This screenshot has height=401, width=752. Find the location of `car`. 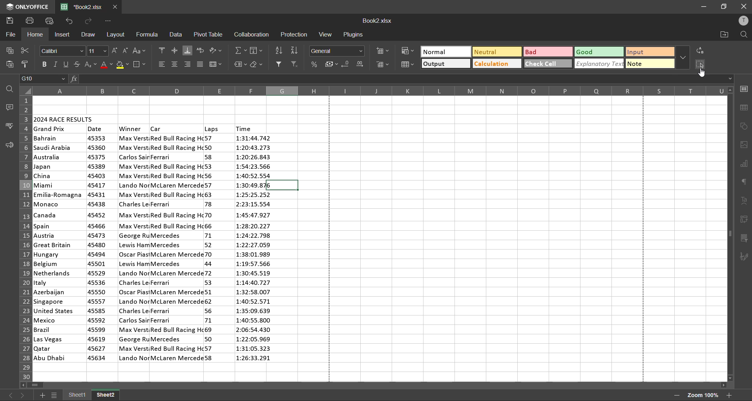

car is located at coordinates (177, 249).